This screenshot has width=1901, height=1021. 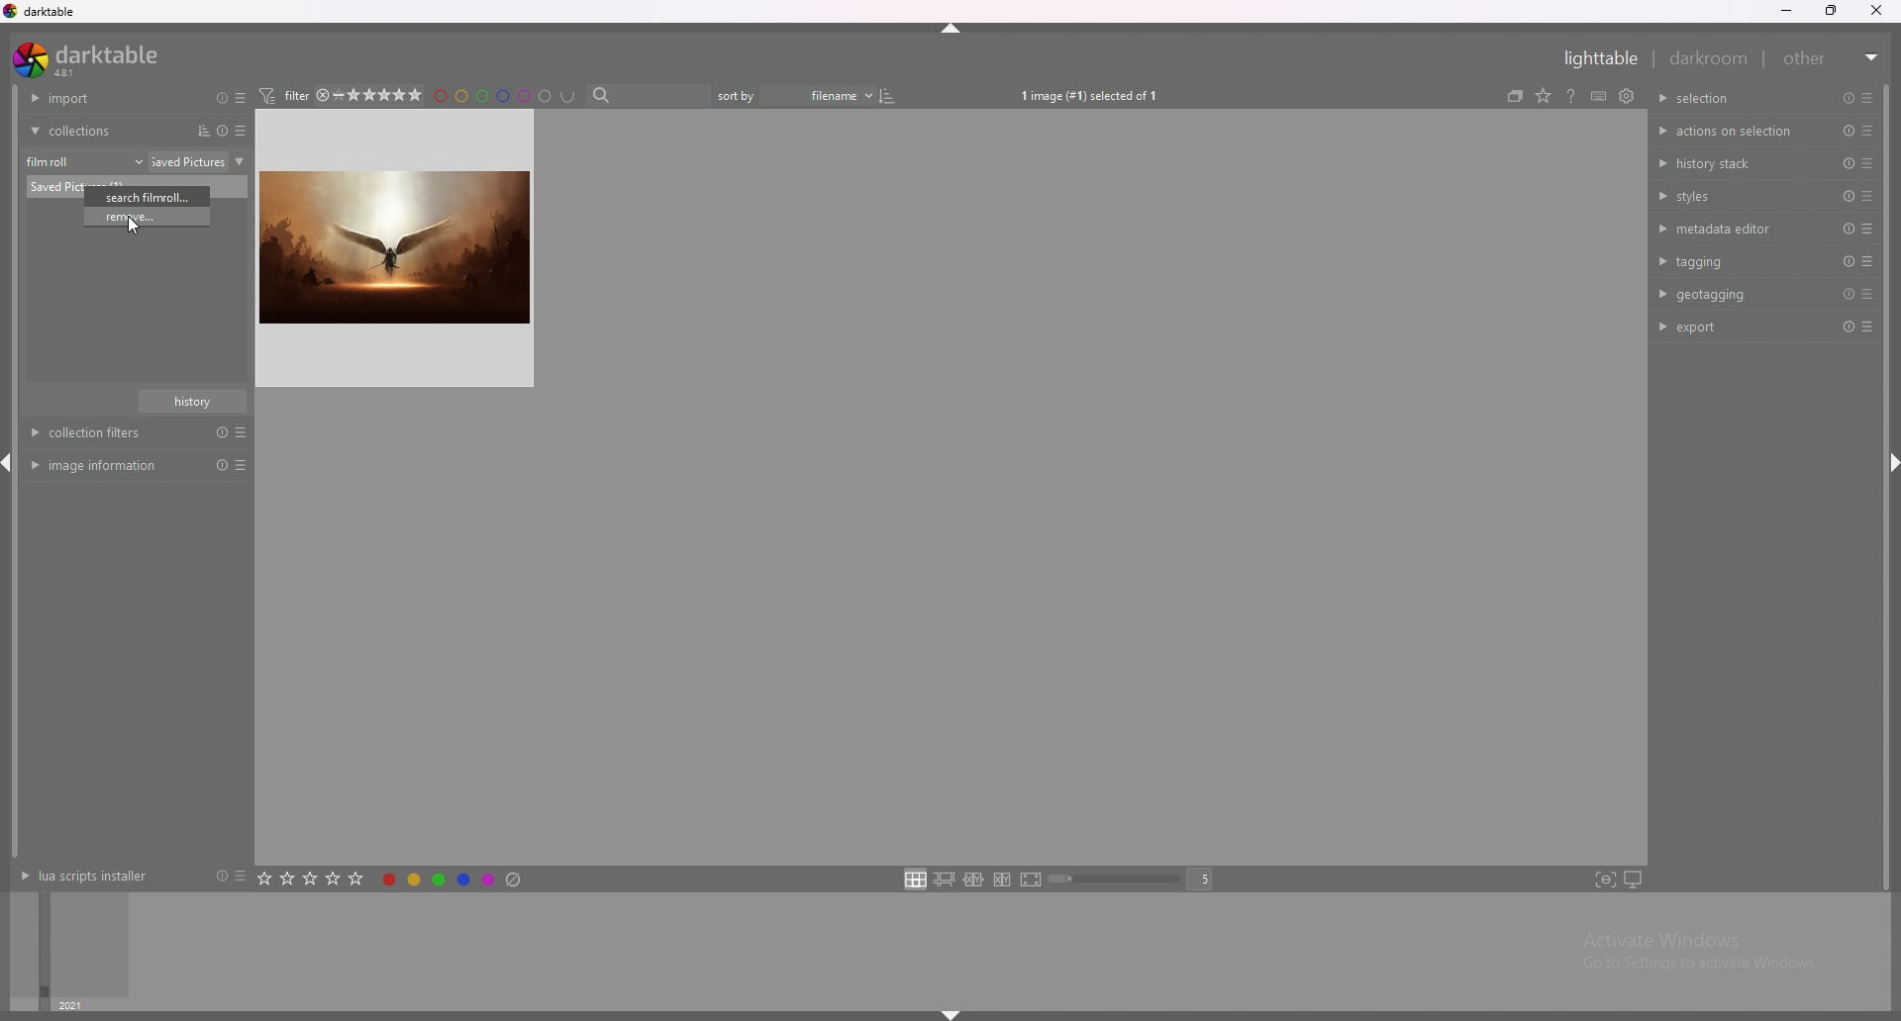 I want to click on styles, so click(x=1736, y=195).